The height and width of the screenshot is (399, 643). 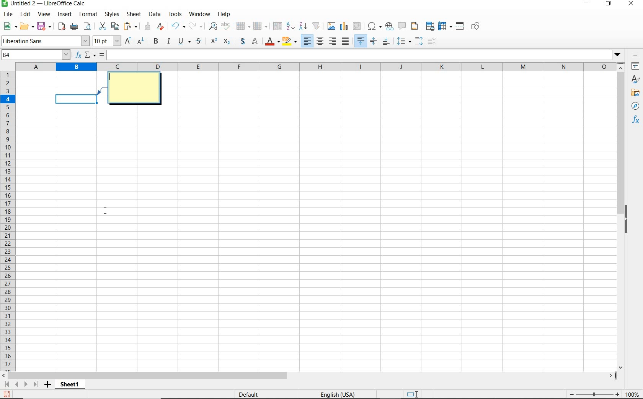 I want to click on sheet1, so click(x=71, y=386).